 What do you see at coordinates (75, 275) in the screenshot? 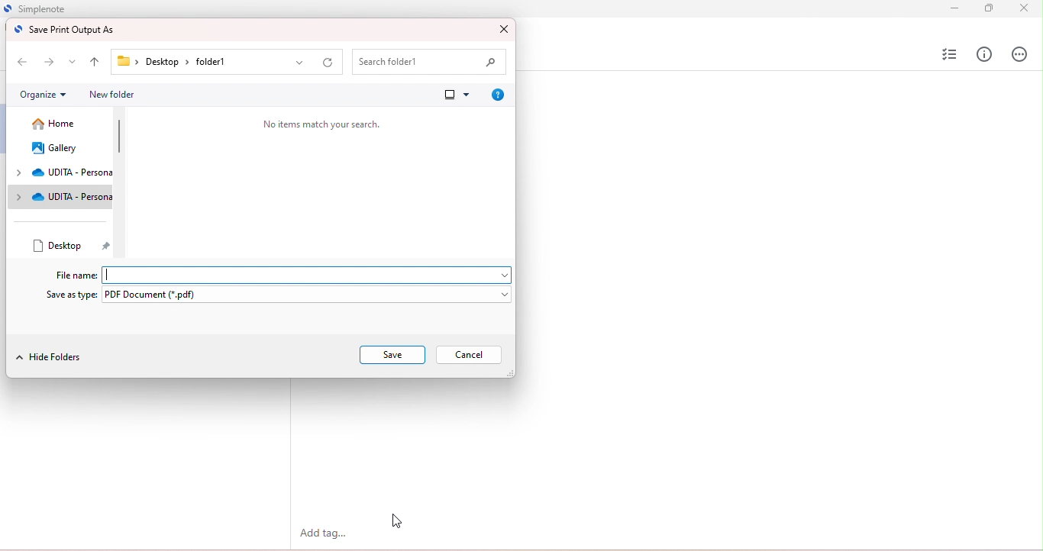
I see `file name` at bounding box center [75, 275].